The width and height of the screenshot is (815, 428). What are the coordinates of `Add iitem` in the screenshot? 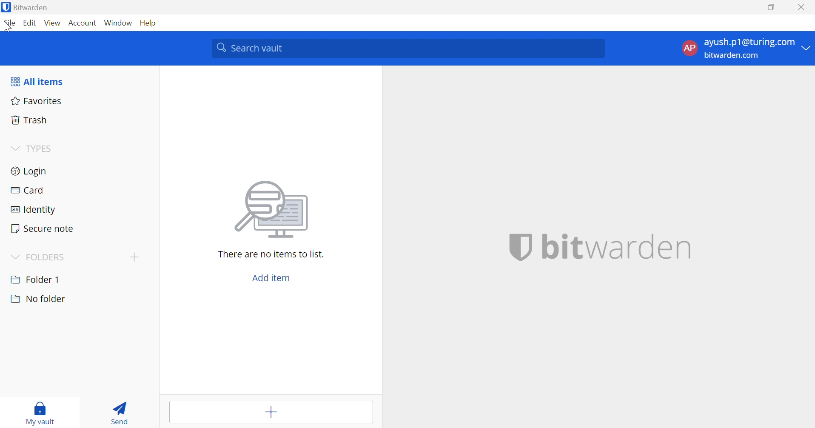 It's located at (269, 279).